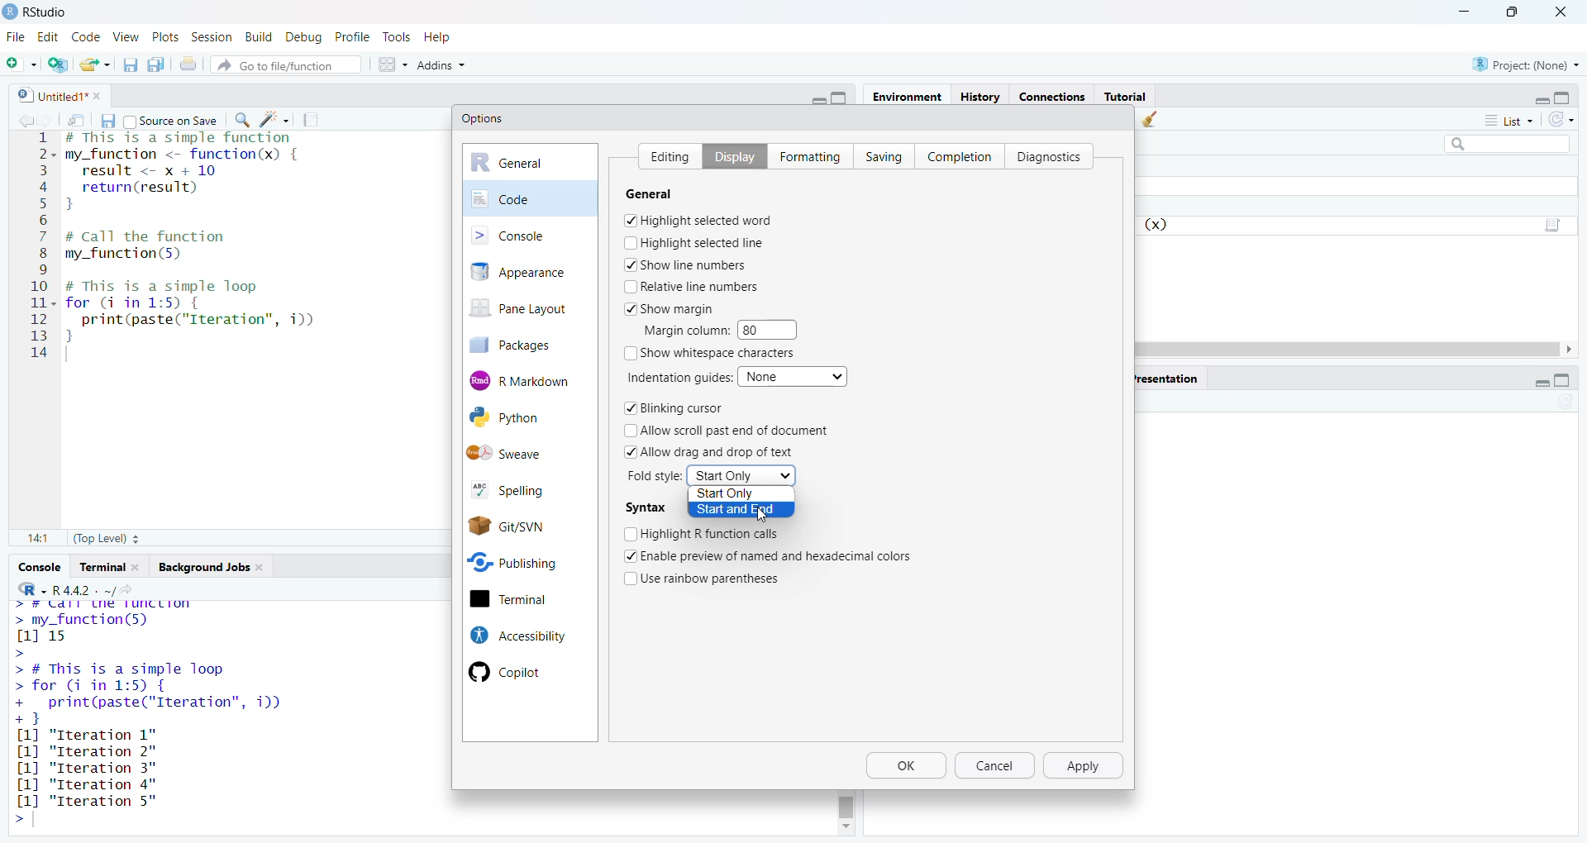  Describe the element at coordinates (761, 516) in the screenshot. I see `cursor` at that location.